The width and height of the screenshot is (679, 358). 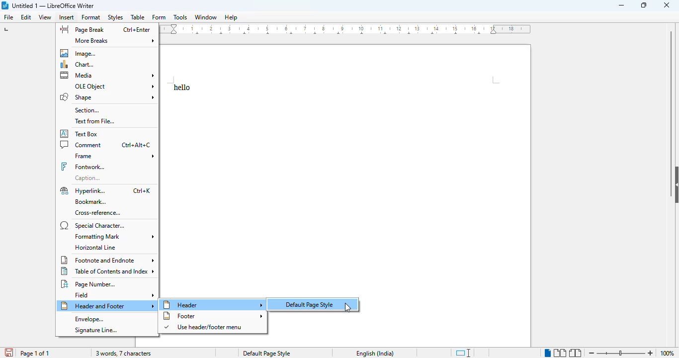 I want to click on tools, so click(x=180, y=17).